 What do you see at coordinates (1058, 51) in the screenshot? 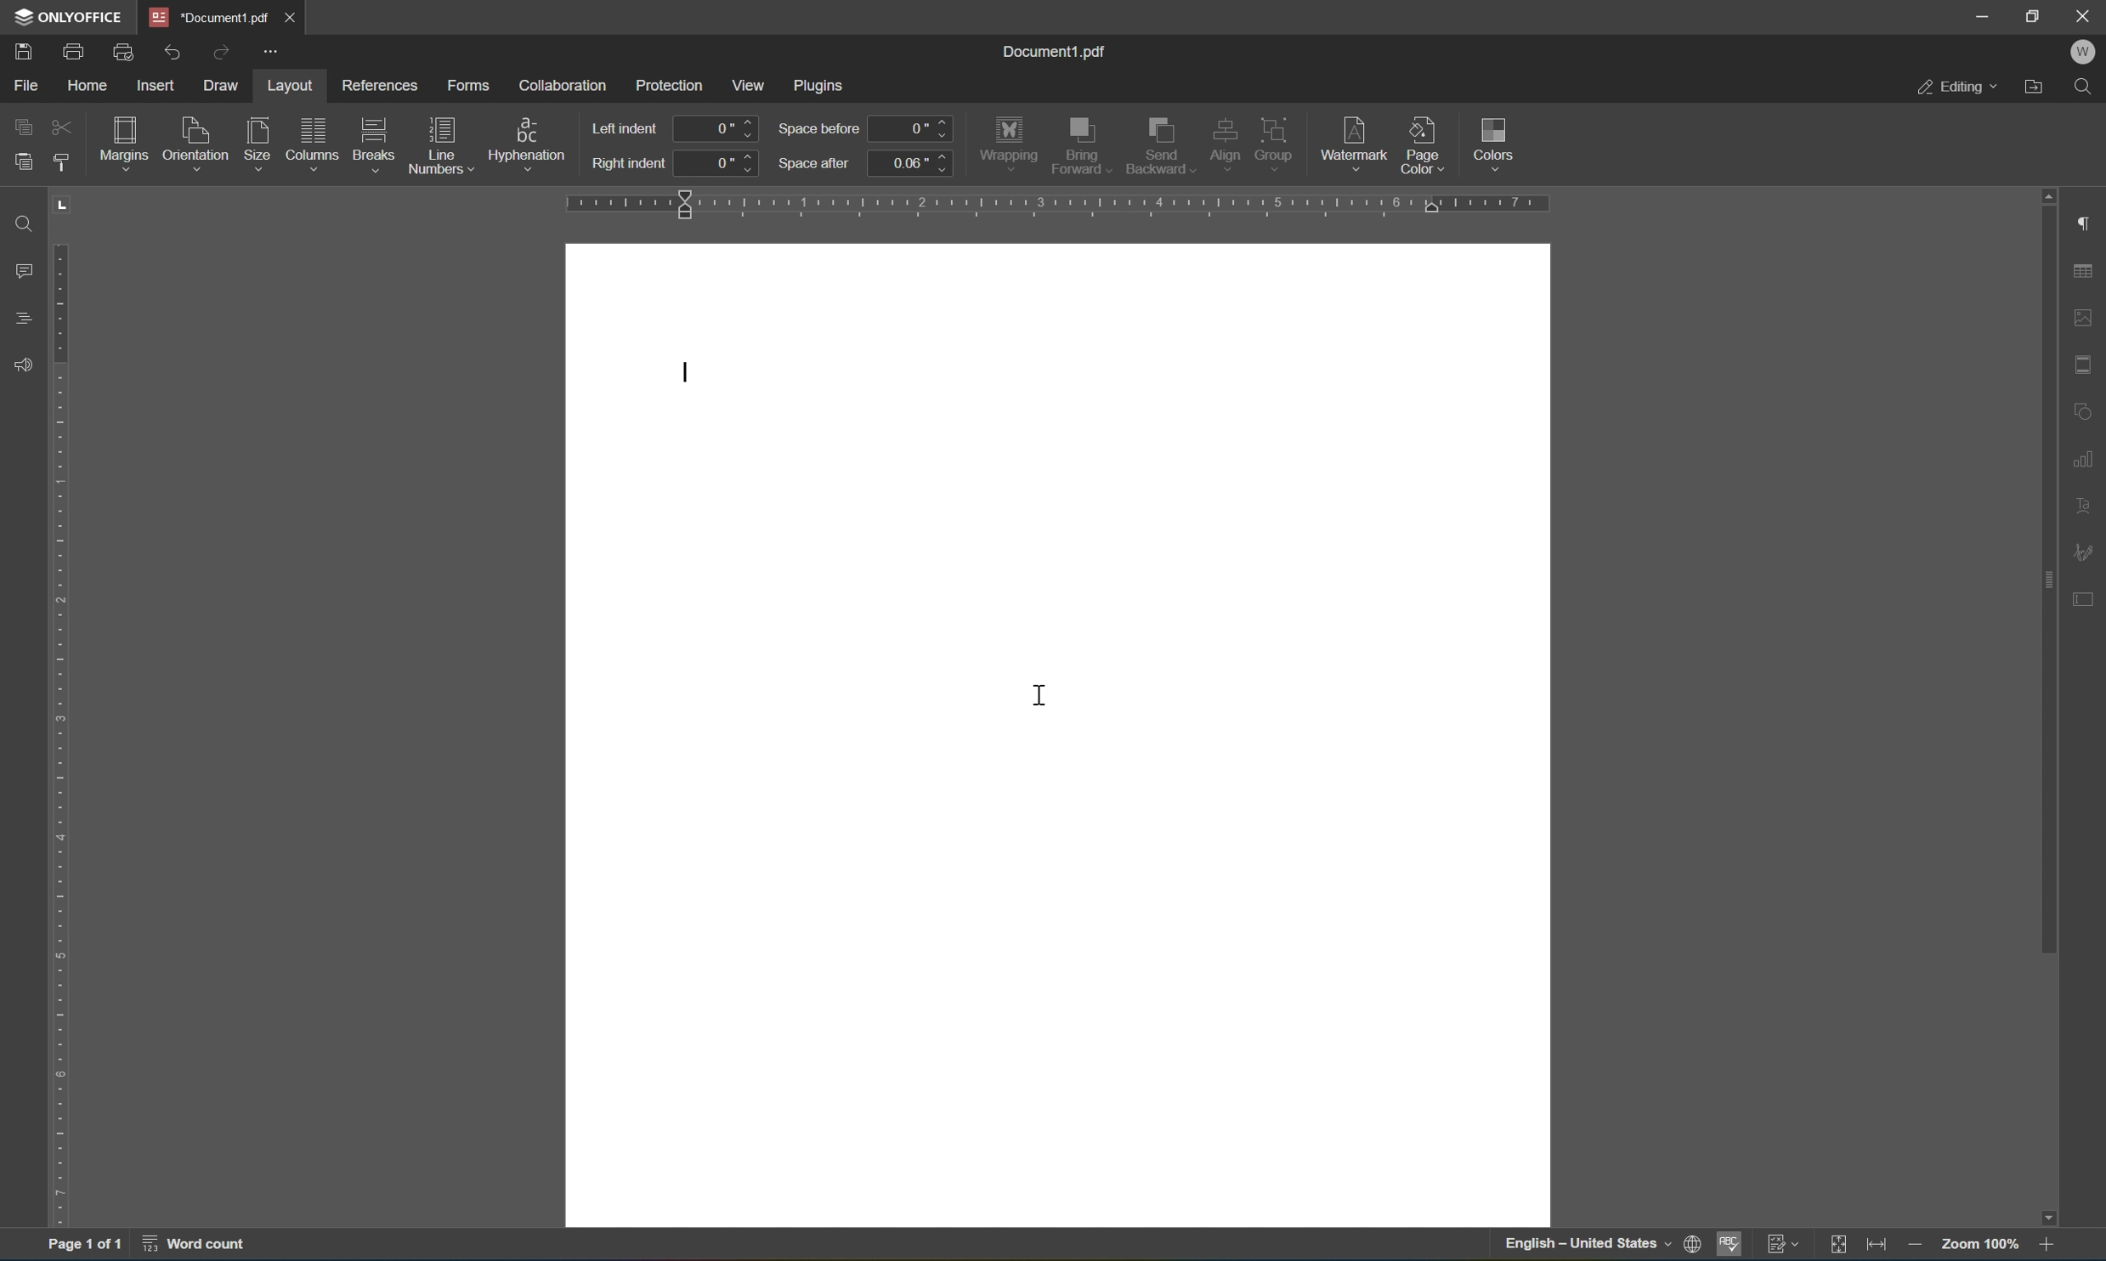
I see `document1.pdf` at bounding box center [1058, 51].